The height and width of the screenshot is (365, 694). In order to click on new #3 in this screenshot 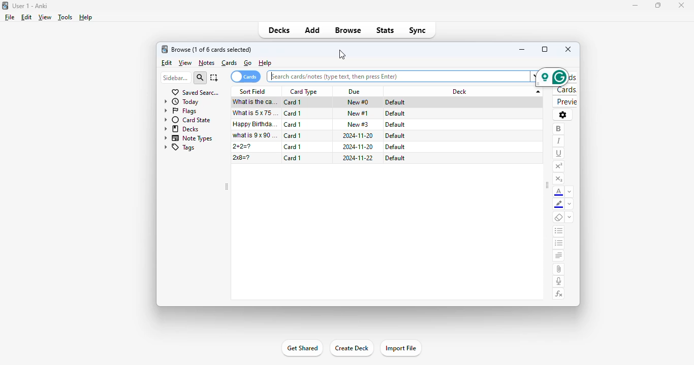, I will do `click(358, 124)`.